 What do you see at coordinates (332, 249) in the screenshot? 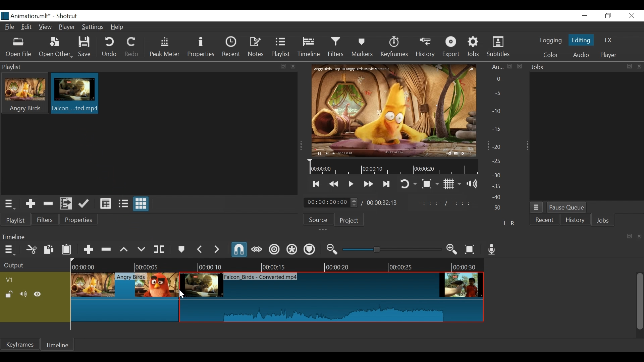
I see `Zoom timeline out` at bounding box center [332, 249].